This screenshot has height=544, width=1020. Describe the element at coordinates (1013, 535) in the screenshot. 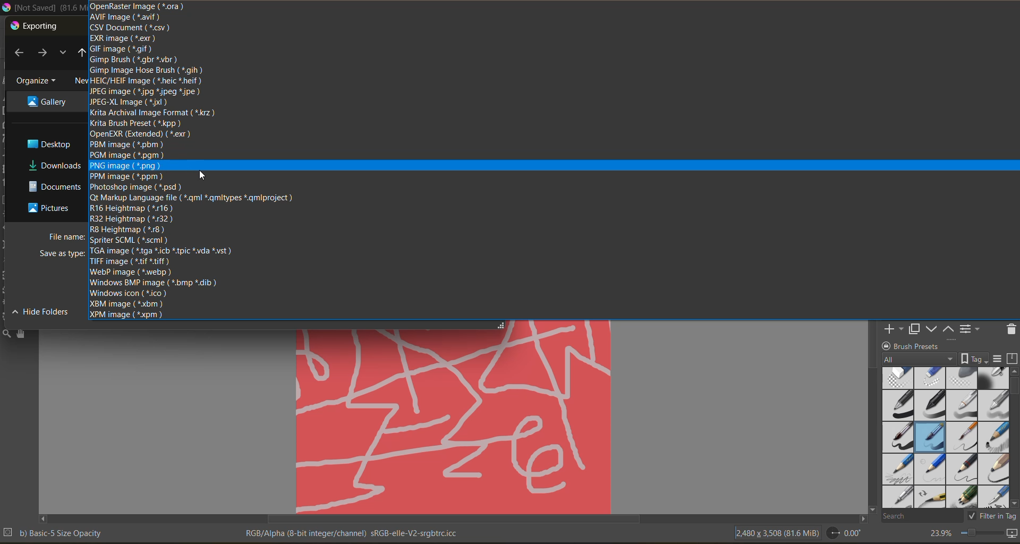

I see `map the canvas` at that location.